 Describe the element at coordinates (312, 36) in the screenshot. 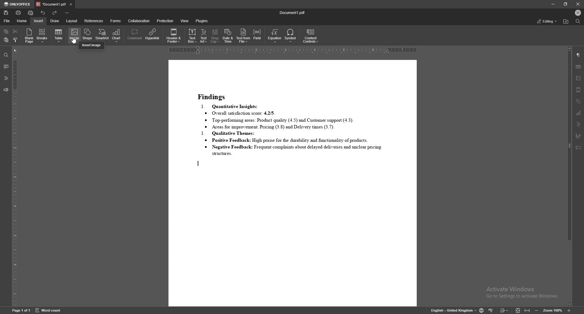

I see `content controls` at that location.